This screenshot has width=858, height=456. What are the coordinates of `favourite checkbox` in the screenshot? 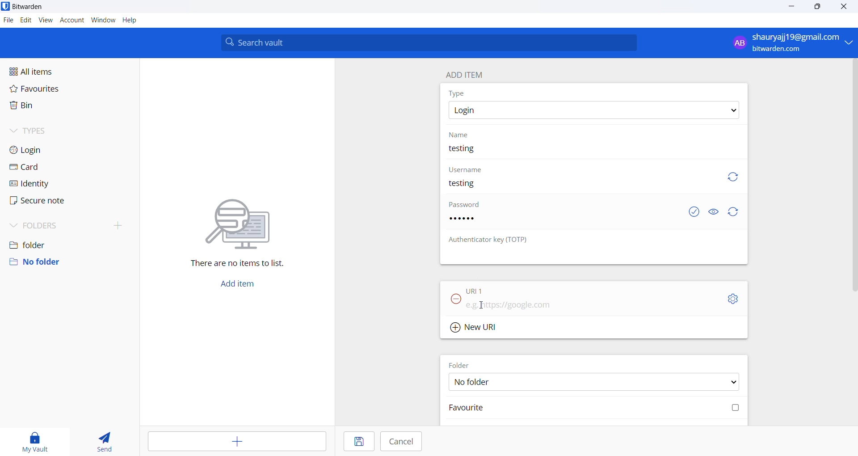 It's located at (596, 408).